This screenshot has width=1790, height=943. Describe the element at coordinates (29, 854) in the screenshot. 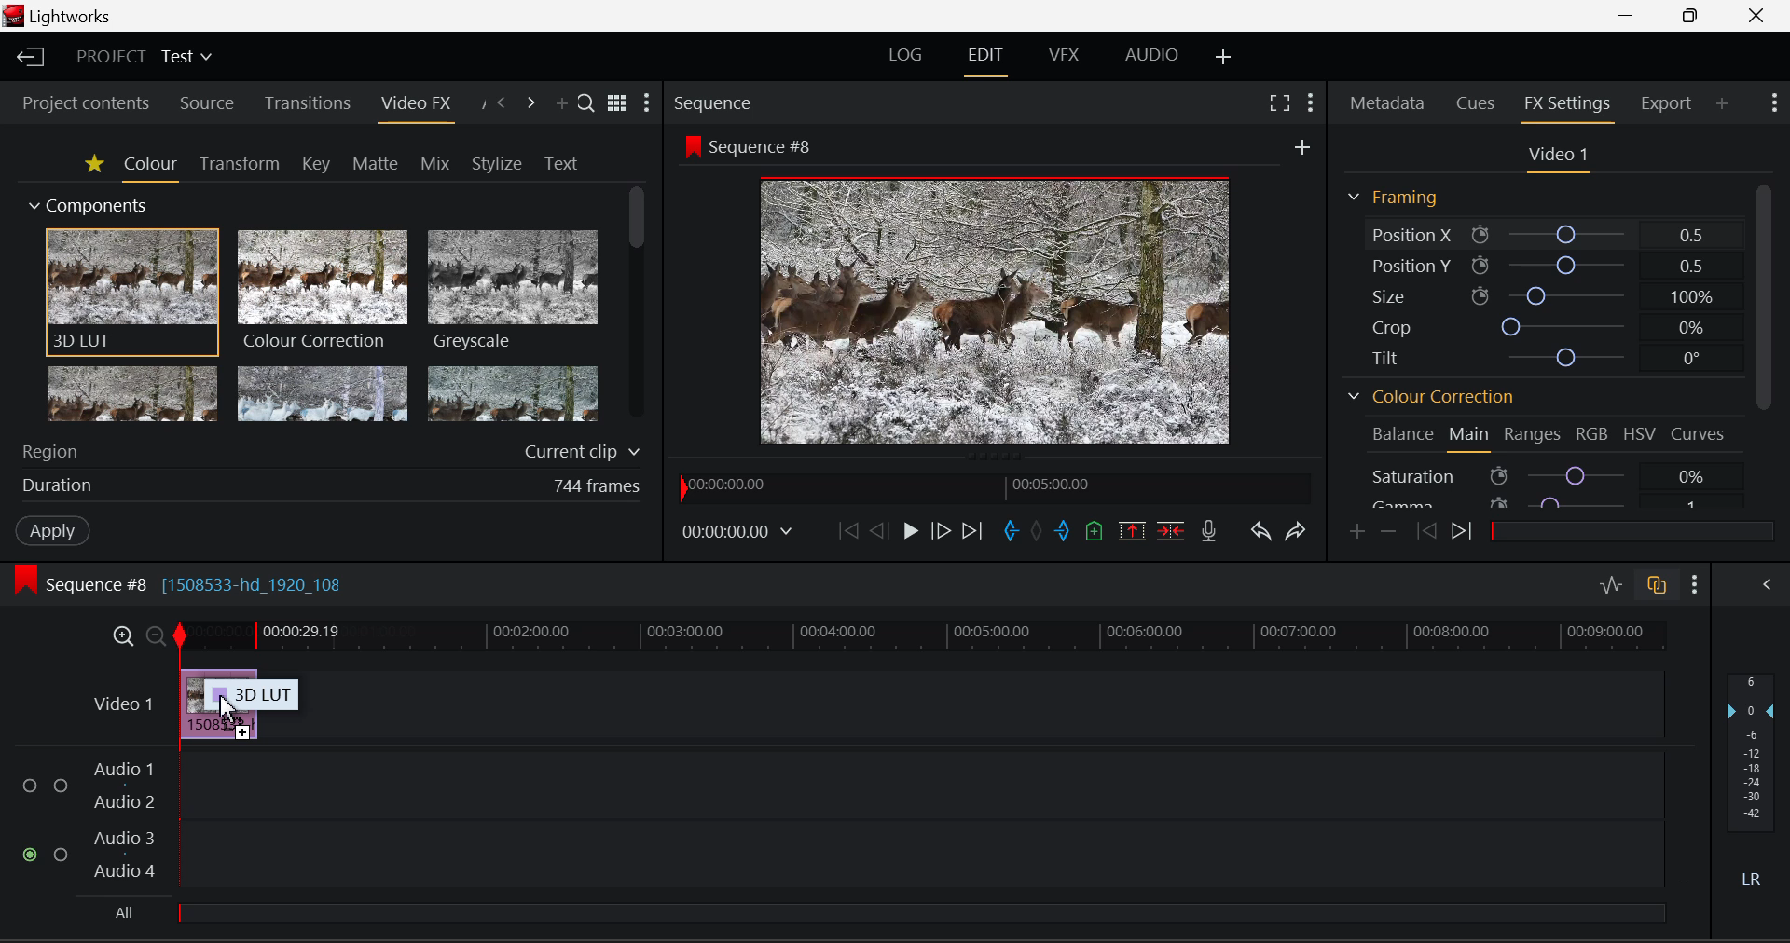

I see `Audio Input Checkbox` at that location.